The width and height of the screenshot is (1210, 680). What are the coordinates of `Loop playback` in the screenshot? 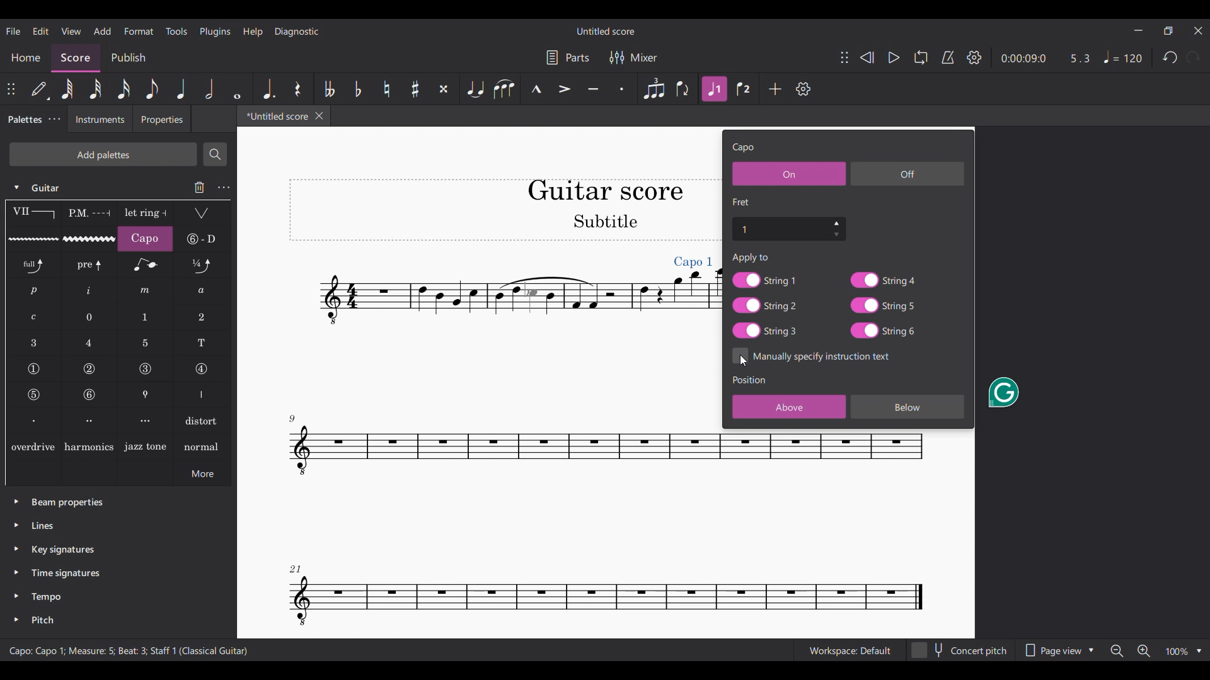 It's located at (921, 57).